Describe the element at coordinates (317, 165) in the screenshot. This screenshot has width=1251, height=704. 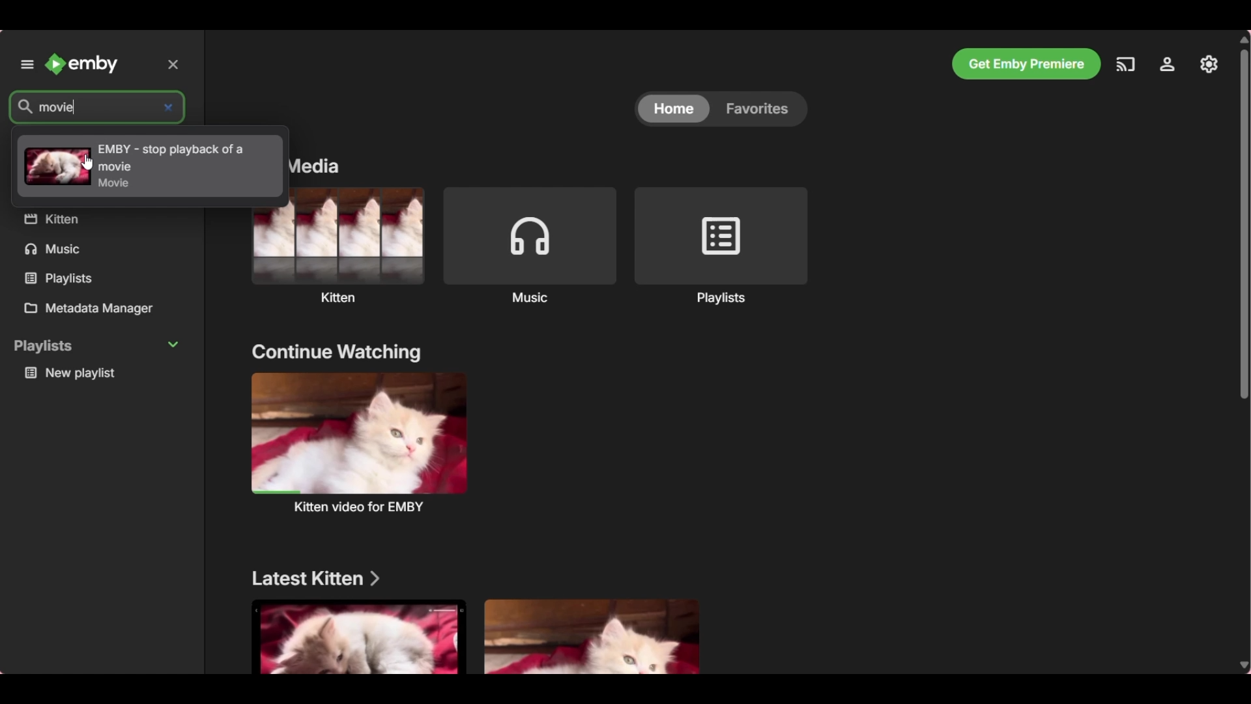
I see `My media` at that location.